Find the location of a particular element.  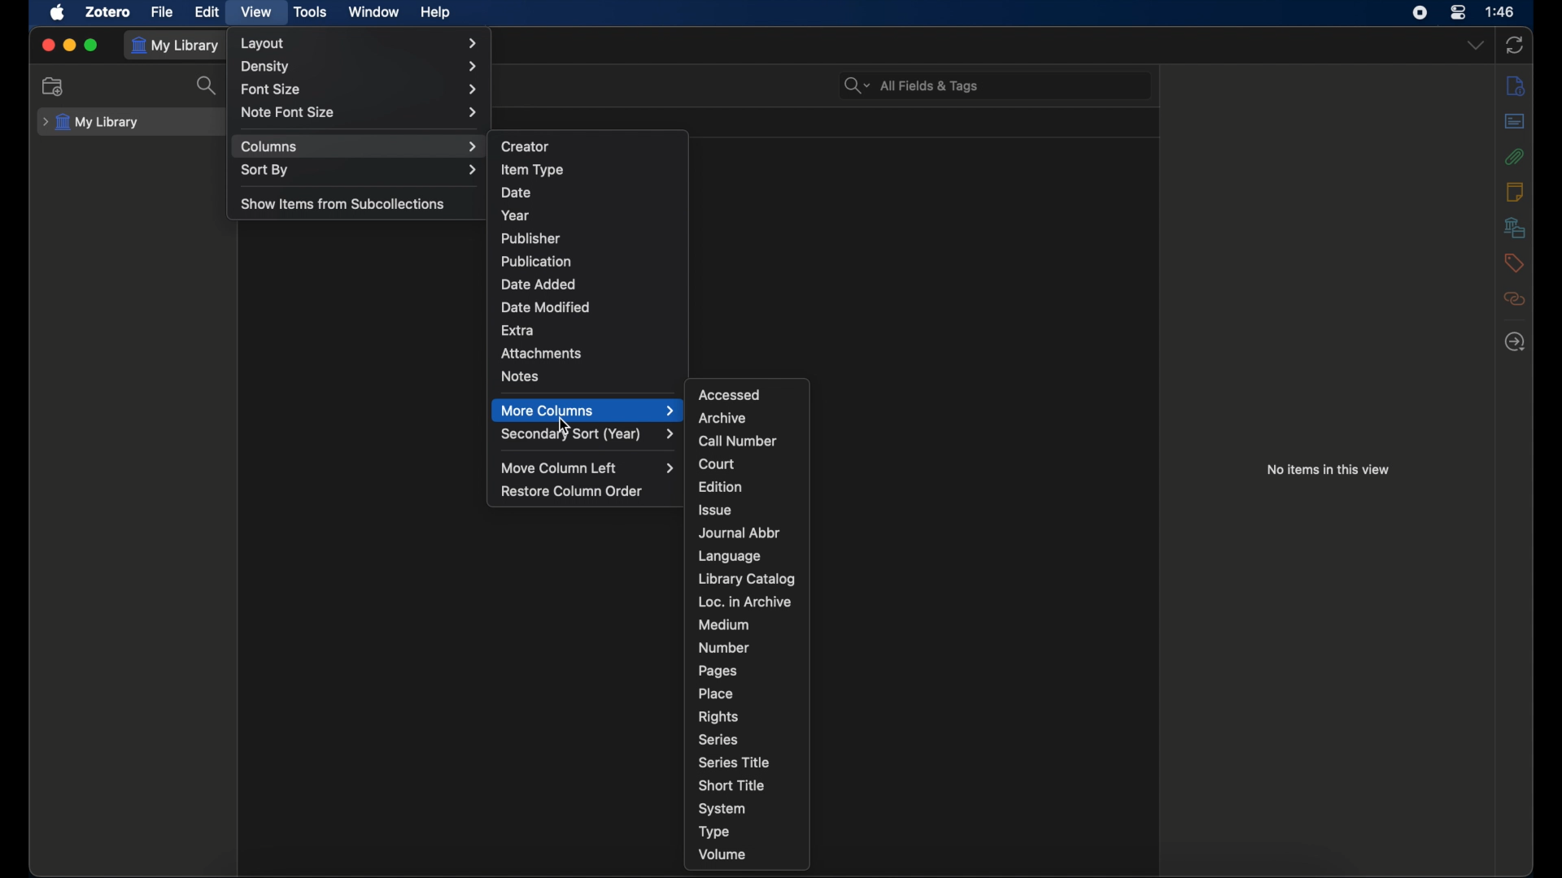

secondary sort is located at coordinates (589, 435).